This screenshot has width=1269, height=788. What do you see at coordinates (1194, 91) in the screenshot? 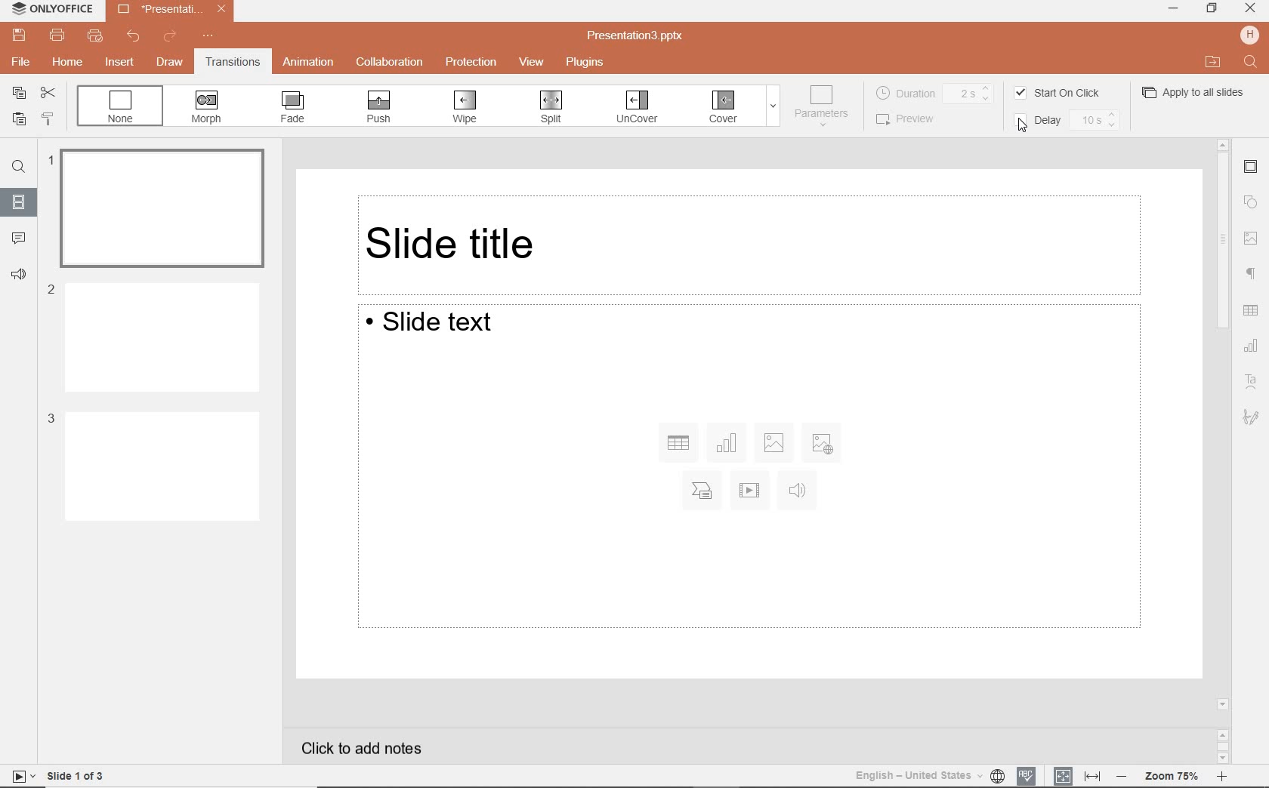
I see `APPLY TO ALL SLIDES` at bounding box center [1194, 91].